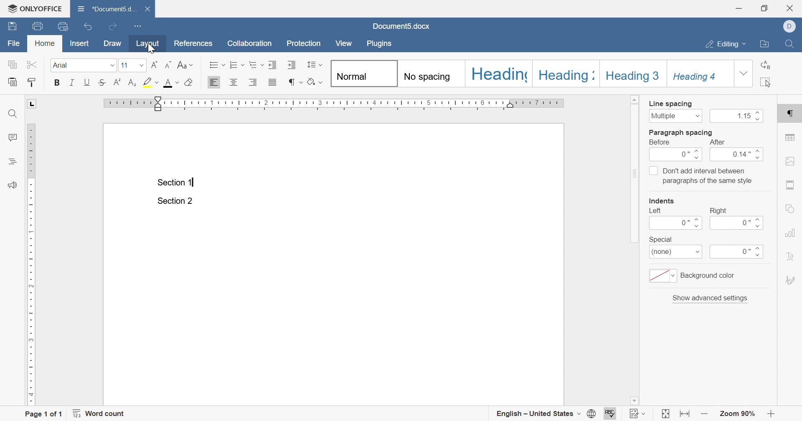 This screenshot has height=421, width=802. What do you see at coordinates (233, 82) in the screenshot?
I see `Align center` at bounding box center [233, 82].